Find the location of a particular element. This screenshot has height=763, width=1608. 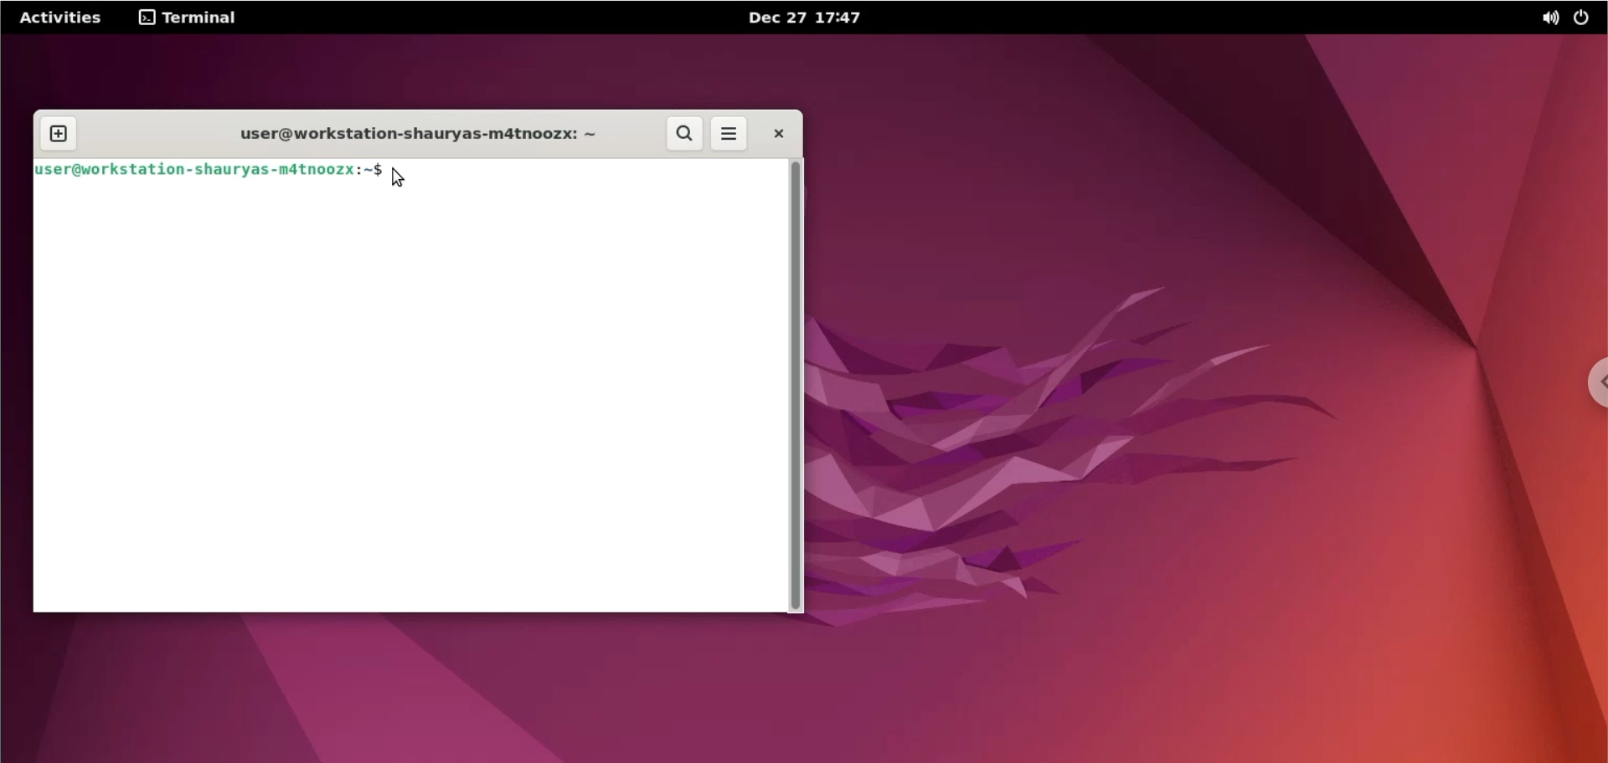

user@workstation-shauryas-m4tnoozx:~$ is located at coordinates (209, 168).